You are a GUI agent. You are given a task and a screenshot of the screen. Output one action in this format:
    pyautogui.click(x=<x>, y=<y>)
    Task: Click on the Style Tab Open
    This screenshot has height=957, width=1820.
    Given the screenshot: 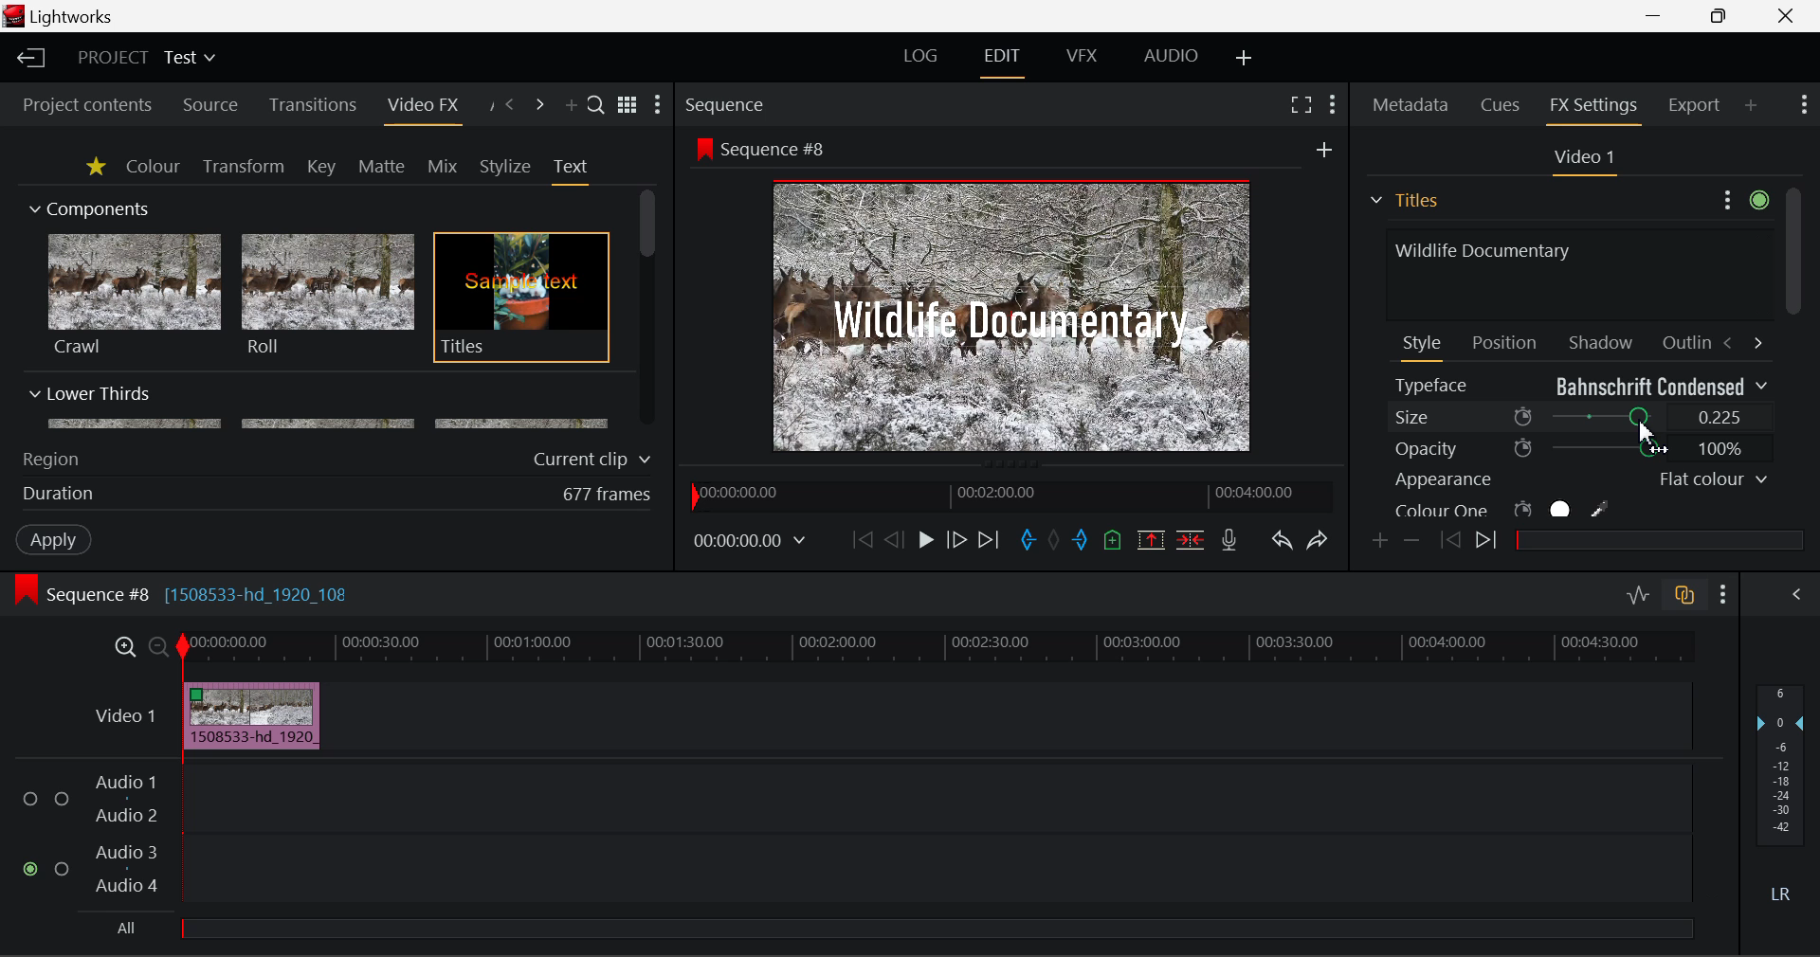 What is the action you would take?
    pyautogui.click(x=1424, y=347)
    